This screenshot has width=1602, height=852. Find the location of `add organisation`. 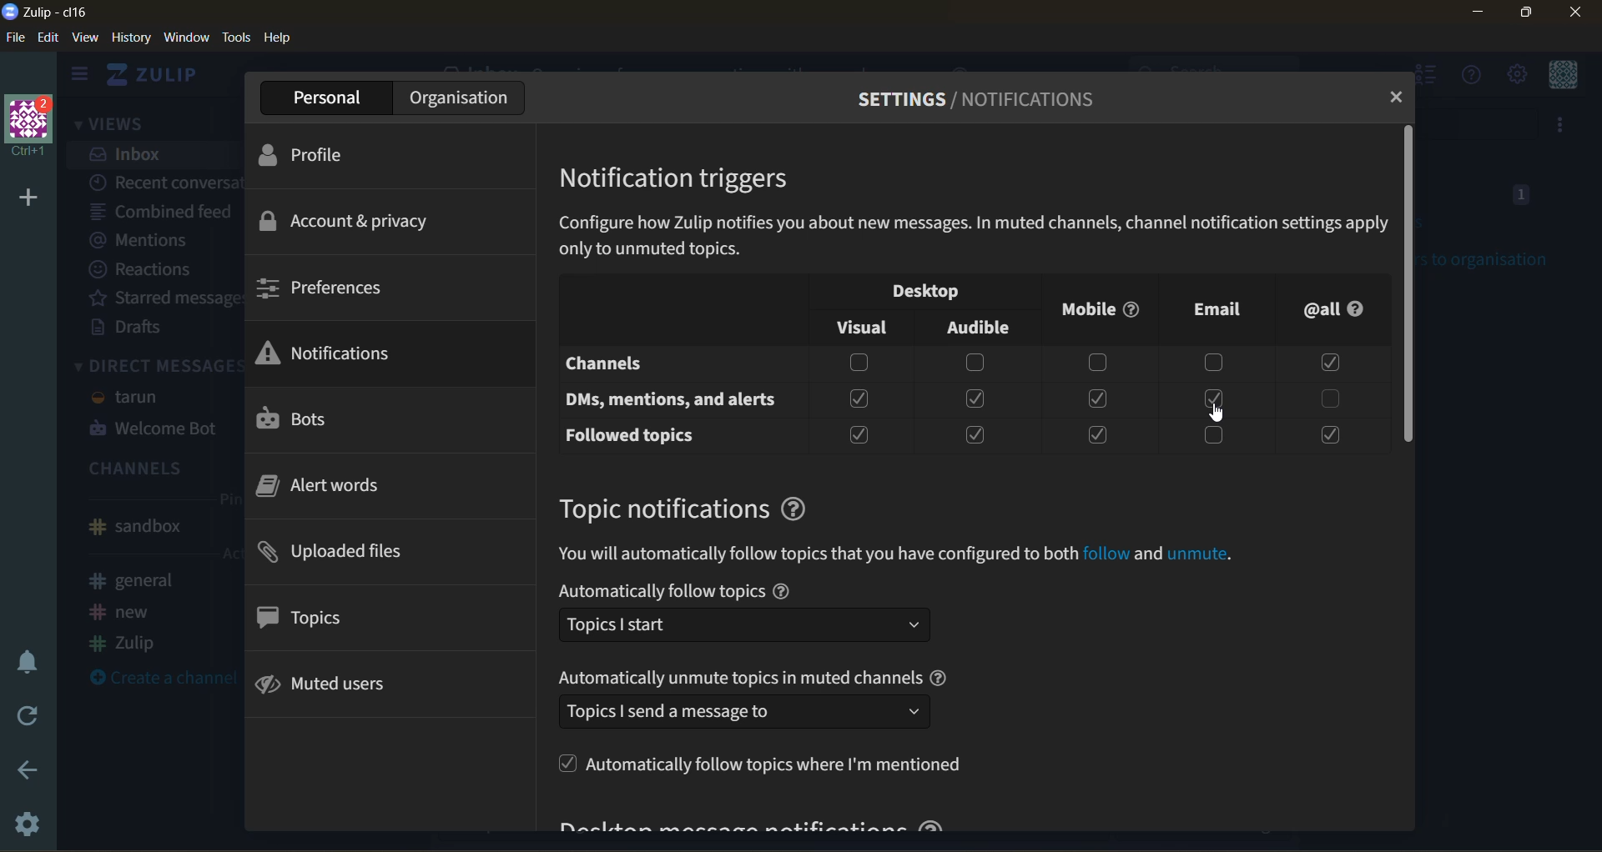

add organisation is located at coordinates (26, 198).